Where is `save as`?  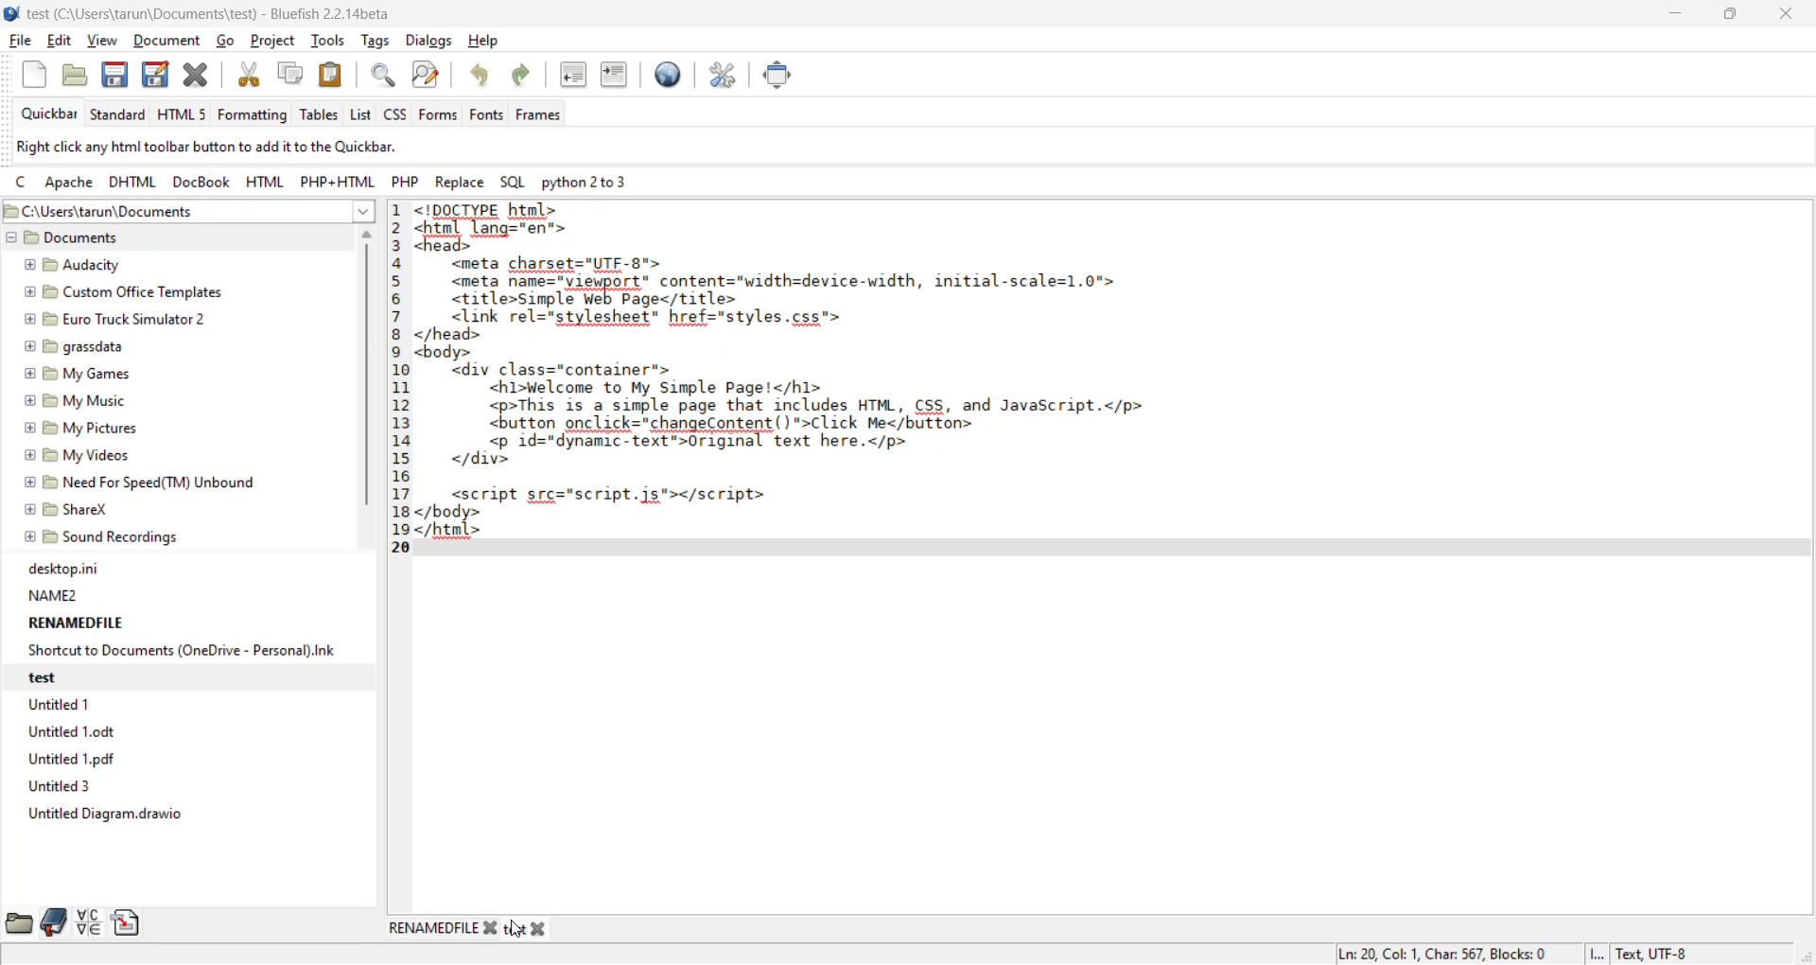
save as is located at coordinates (158, 77).